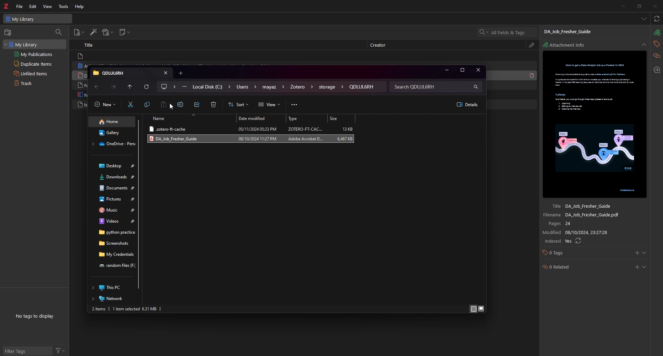  Describe the element at coordinates (172, 107) in the screenshot. I see `Cursor` at that location.